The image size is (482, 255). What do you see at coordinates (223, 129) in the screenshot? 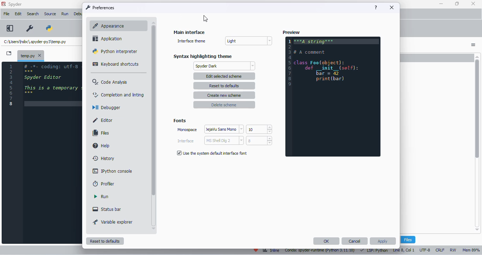
I see `DejaVu Sans Mono` at bounding box center [223, 129].